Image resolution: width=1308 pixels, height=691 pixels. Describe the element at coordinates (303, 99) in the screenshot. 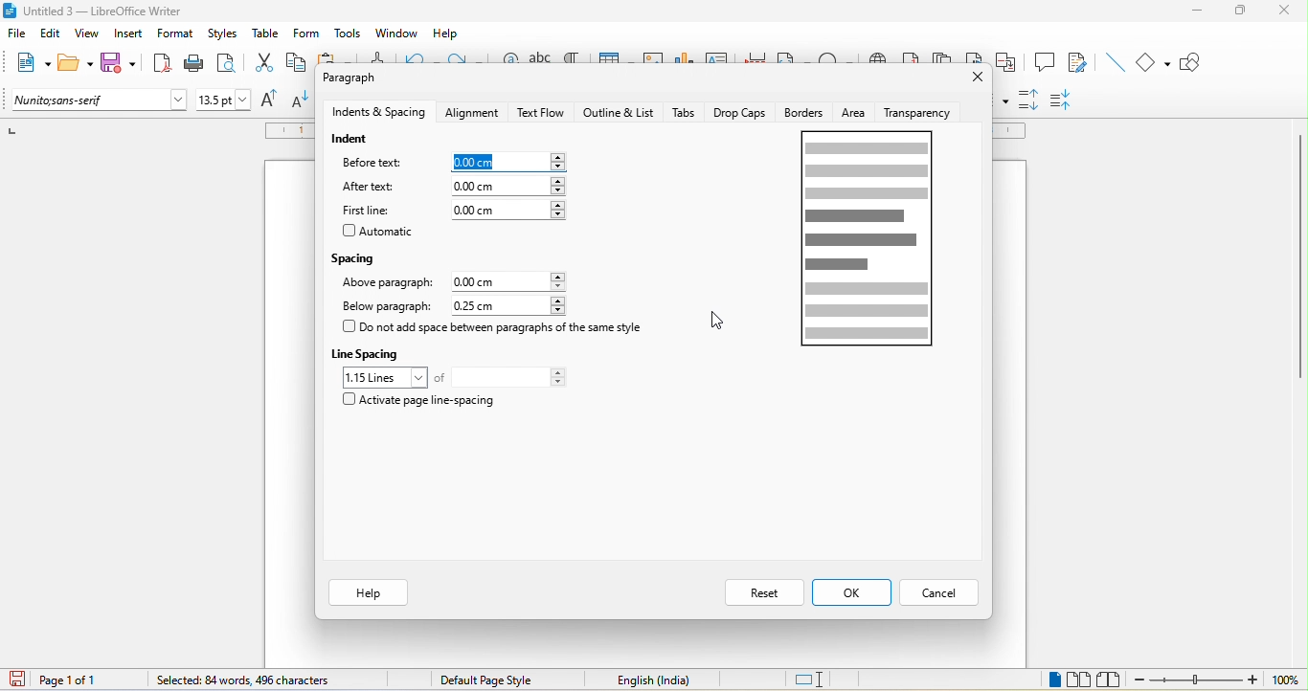

I see `decrease size` at that location.